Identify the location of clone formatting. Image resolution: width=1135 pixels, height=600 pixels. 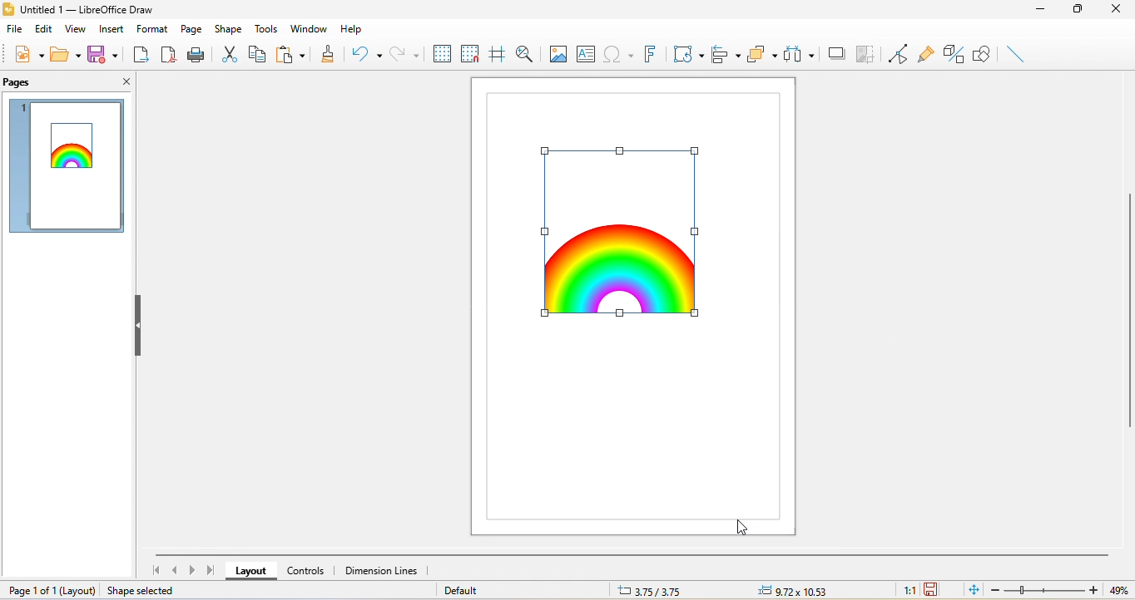
(328, 57).